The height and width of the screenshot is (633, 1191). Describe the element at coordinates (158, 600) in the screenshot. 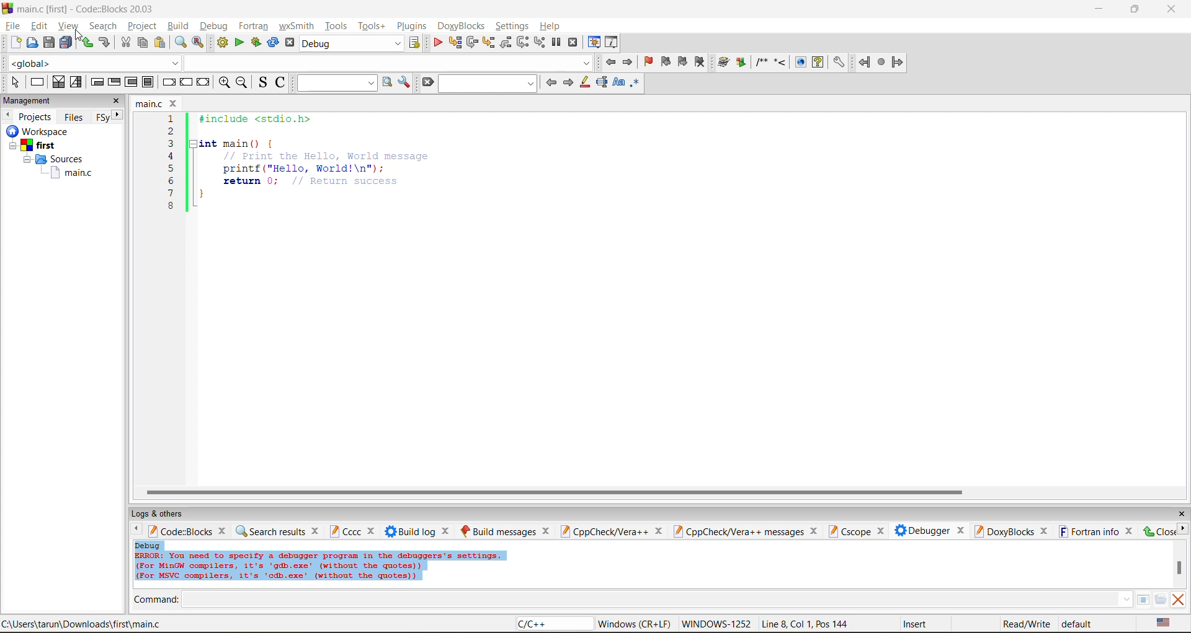

I see `command` at that location.